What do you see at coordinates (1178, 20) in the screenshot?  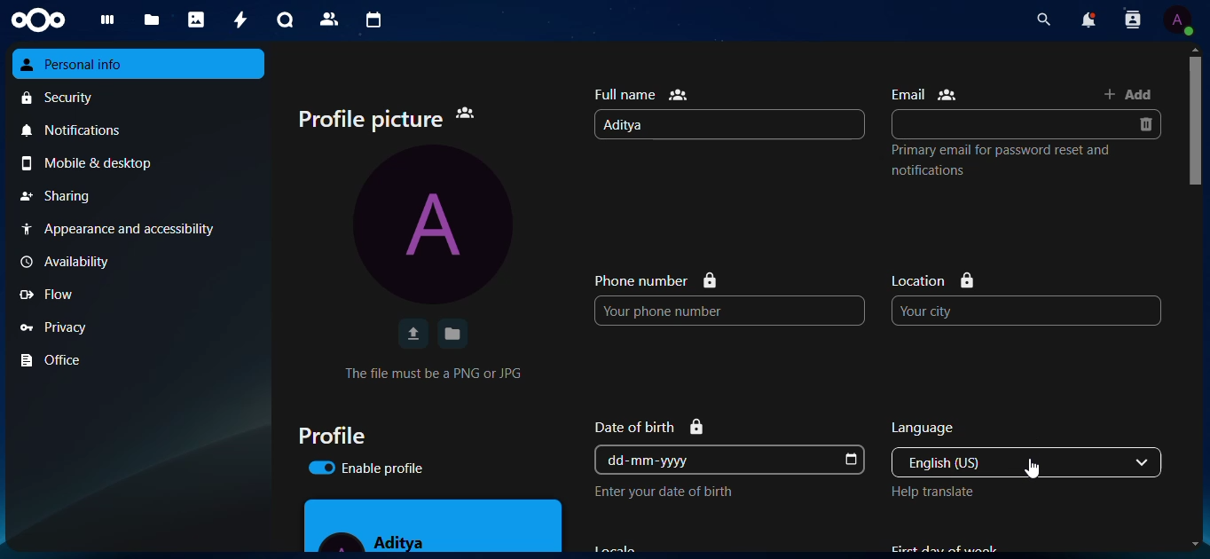 I see `profile` at bounding box center [1178, 20].